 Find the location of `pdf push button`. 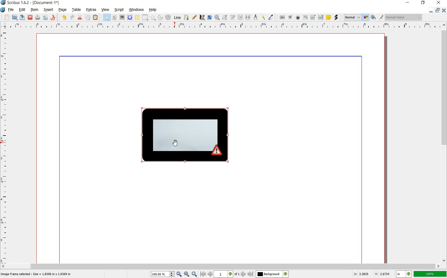

pdf push button is located at coordinates (281, 17).